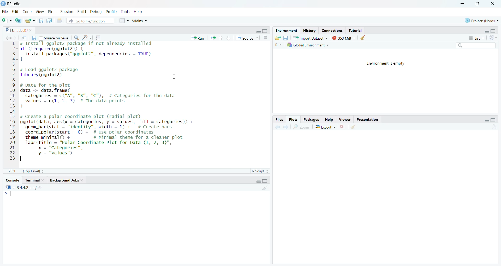  I want to click on code tools, so click(87, 38).